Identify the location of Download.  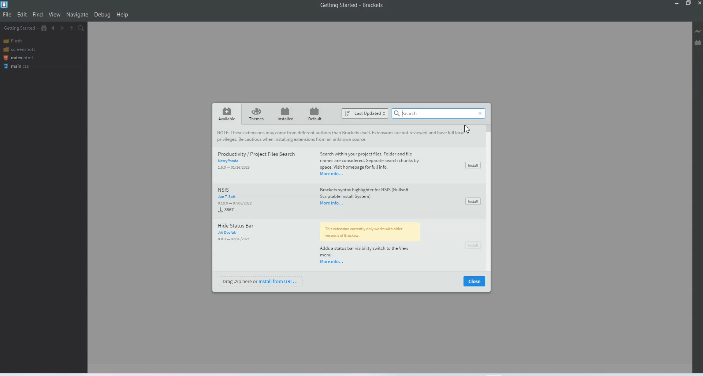
(234, 239).